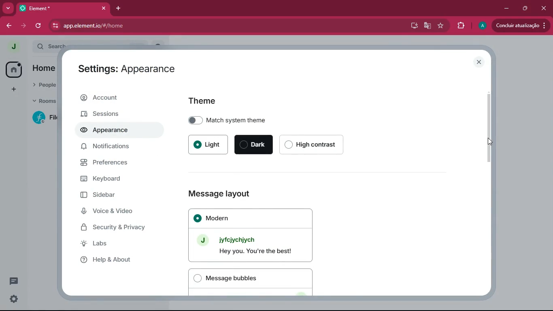  Describe the element at coordinates (14, 299) in the screenshot. I see `settings` at that location.